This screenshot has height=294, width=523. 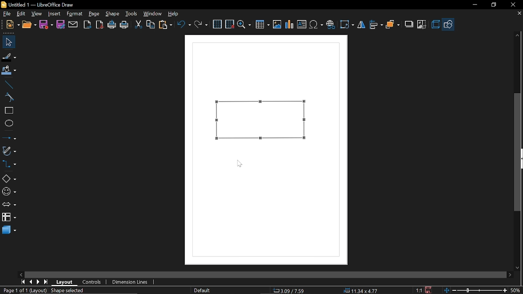 What do you see at coordinates (151, 24) in the screenshot?
I see `copy` at bounding box center [151, 24].